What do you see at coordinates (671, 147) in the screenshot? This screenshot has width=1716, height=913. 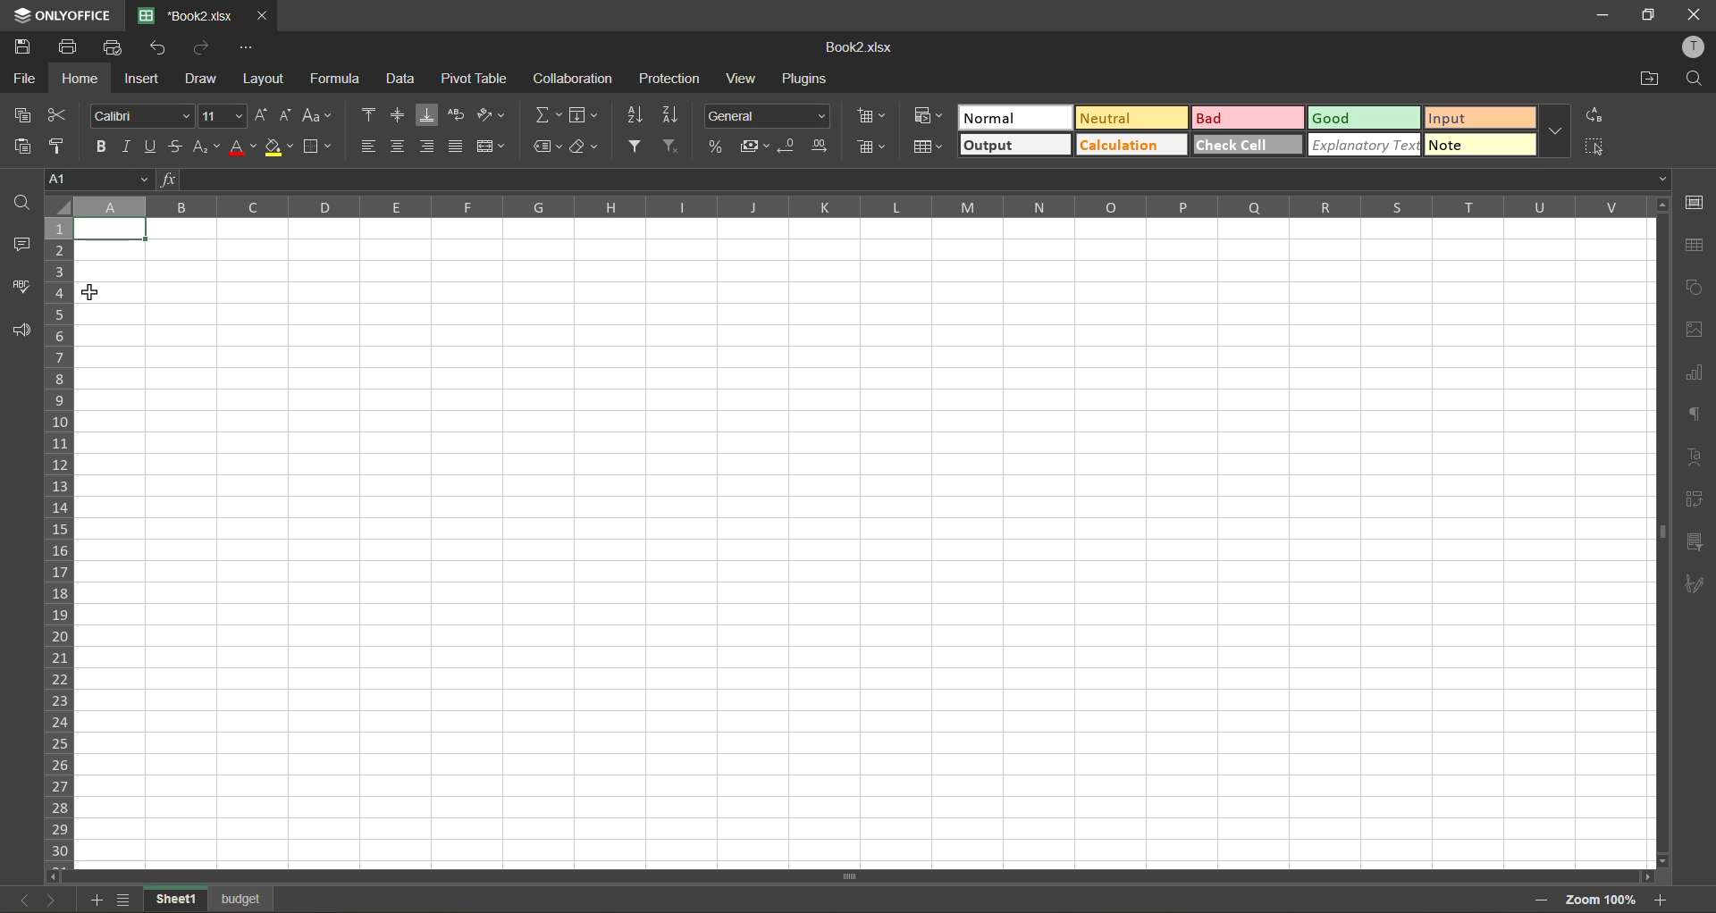 I see `clear filter` at bounding box center [671, 147].